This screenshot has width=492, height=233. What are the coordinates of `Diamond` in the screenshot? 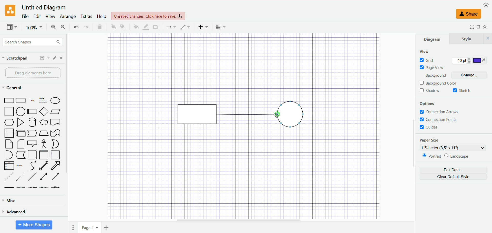 It's located at (44, 112).